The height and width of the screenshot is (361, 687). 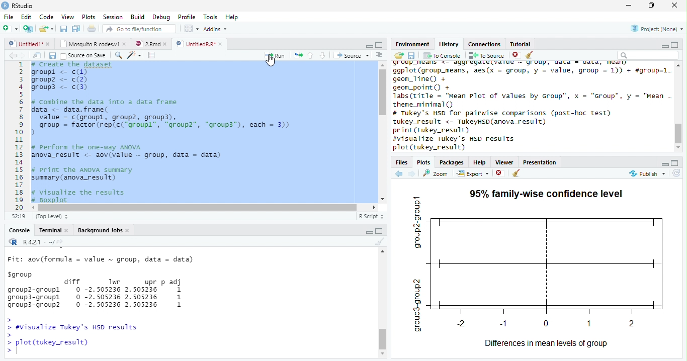 I want to click on Clear console, so click(x=382, y=243).